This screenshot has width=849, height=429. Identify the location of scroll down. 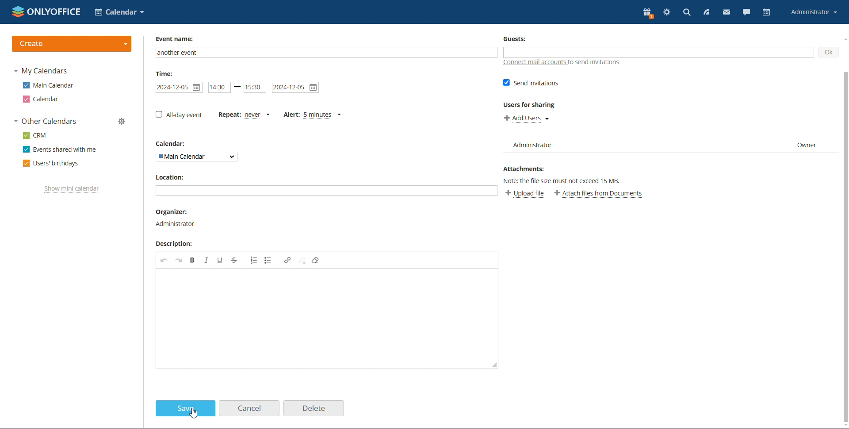
(844, 425).